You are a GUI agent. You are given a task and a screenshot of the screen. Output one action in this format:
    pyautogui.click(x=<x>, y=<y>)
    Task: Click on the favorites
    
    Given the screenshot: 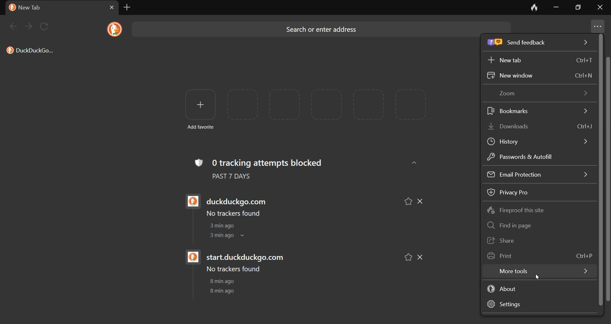 What is the action you would take?
    pyautogui.click(x=406, y=256)
    